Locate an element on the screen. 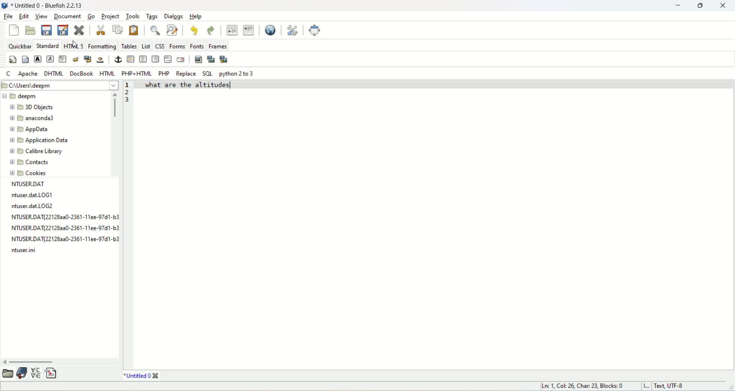  horizontal rule is located at coordinates (131, 60).